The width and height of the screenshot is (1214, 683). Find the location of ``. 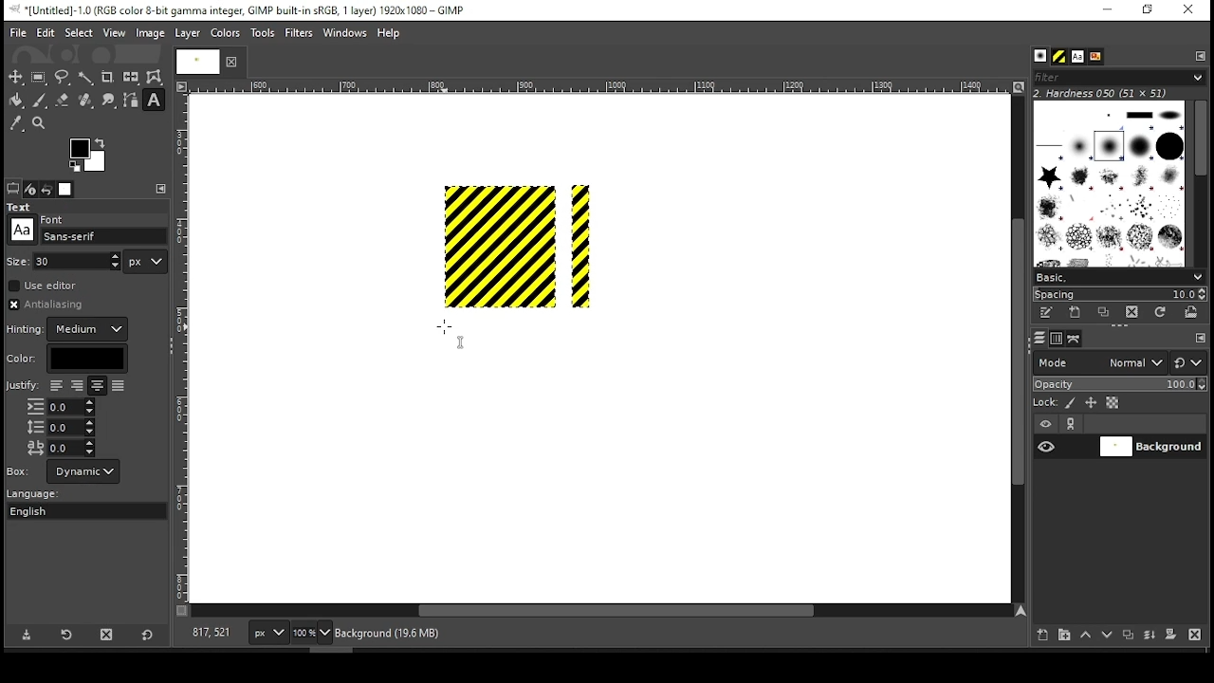

 is located at coordinates (183, 348).